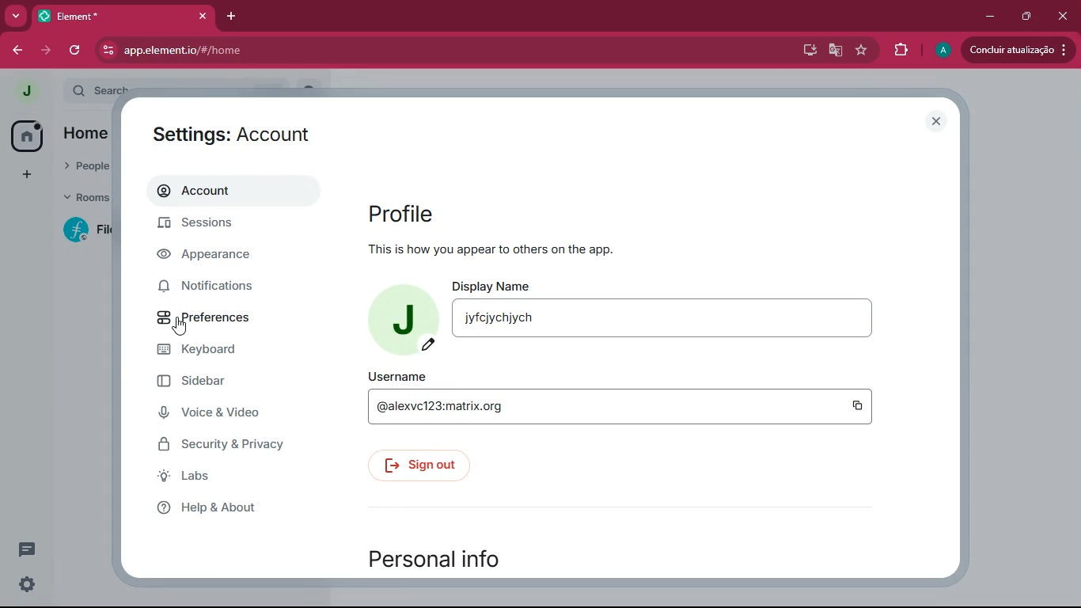  Describe the element at coordinates (229, 512) in the screenshot. I see `help` at that location.